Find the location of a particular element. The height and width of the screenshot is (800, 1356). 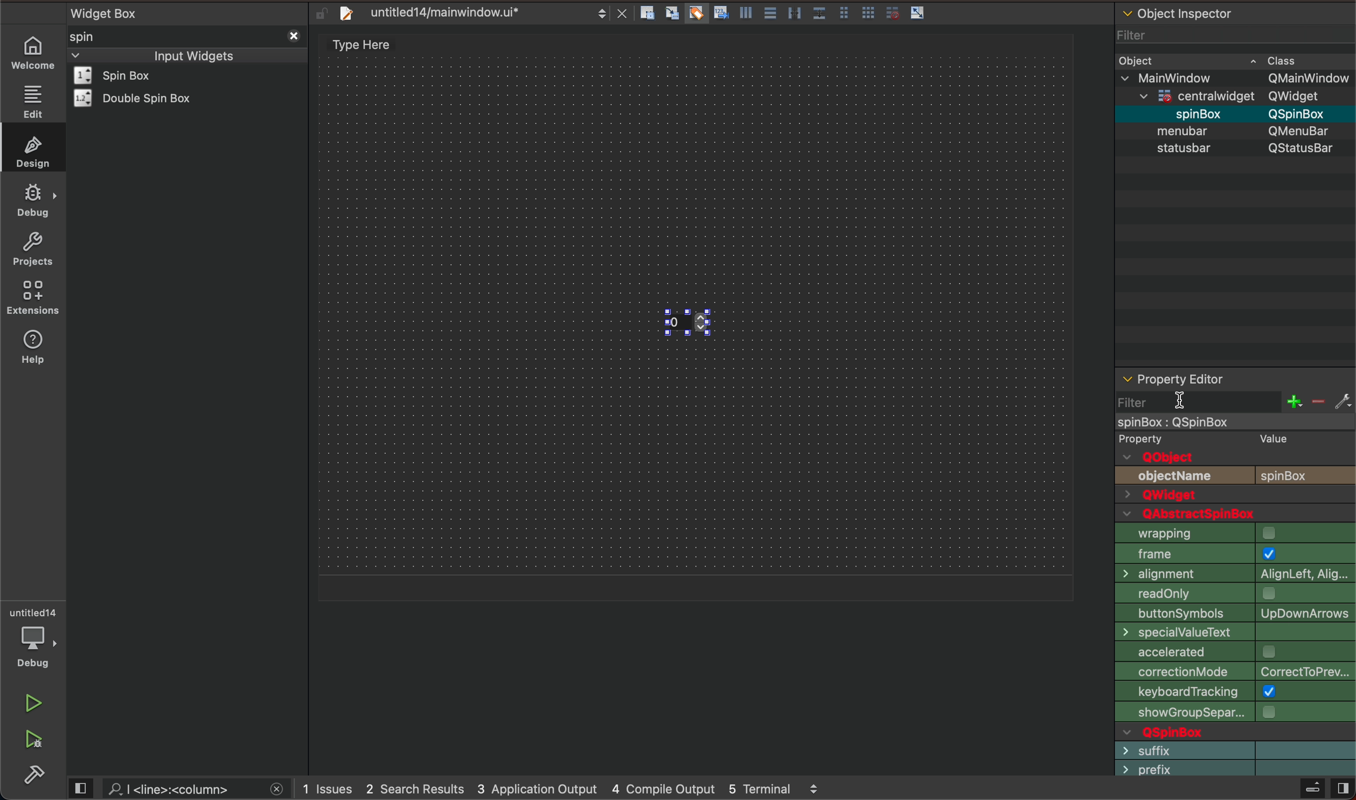

filter is located at coordinates (1134, 32).